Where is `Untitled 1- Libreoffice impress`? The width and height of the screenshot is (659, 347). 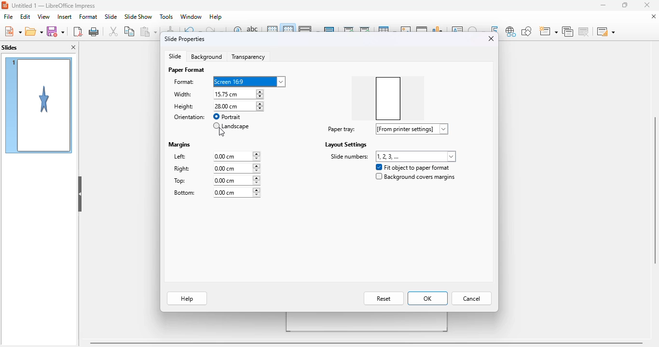
Untitled 1- Libreoffice impress is located at coordinates (54, 5).